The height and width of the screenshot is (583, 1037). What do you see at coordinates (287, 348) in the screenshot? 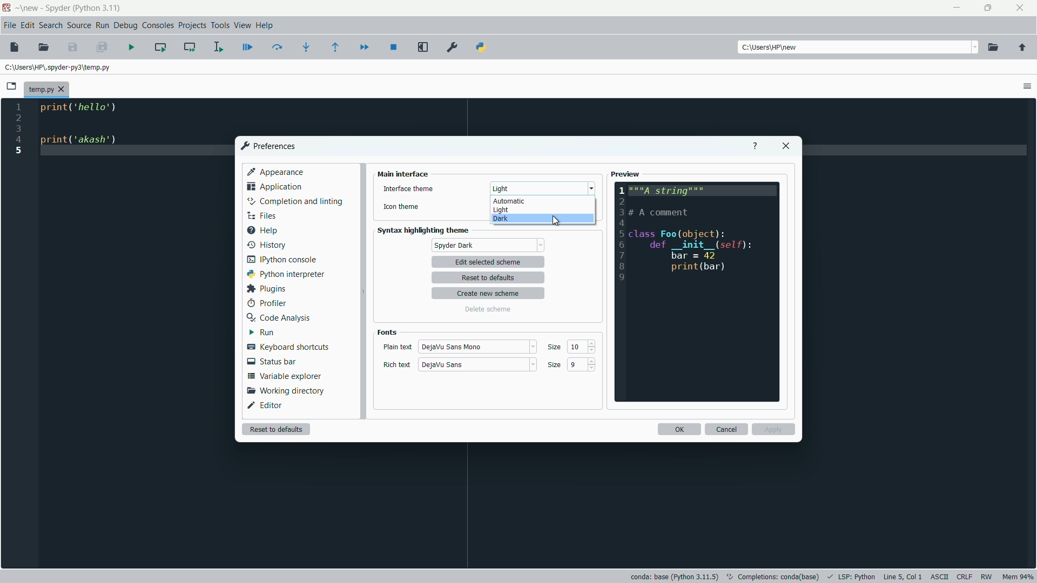
I see `keyboard shortcuts` at bounding box center [287, 348].